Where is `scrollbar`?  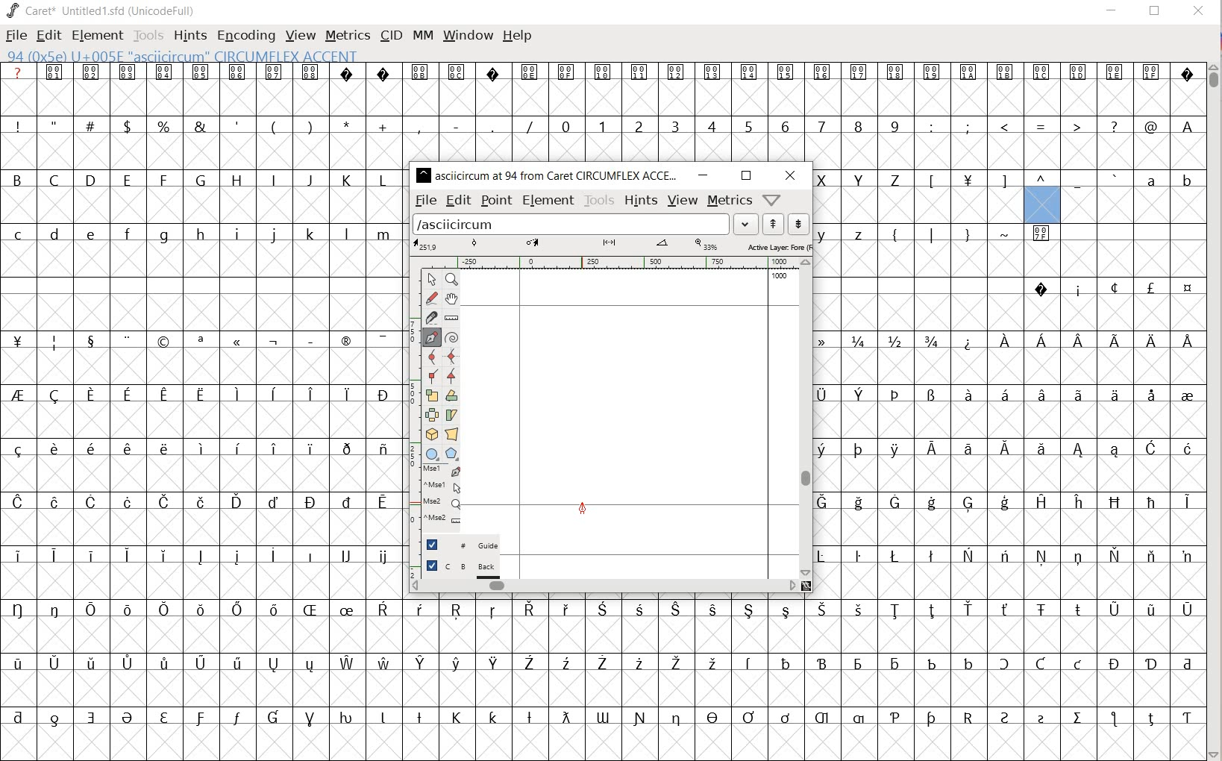 scrollbar is located at coordinates (806, 418).